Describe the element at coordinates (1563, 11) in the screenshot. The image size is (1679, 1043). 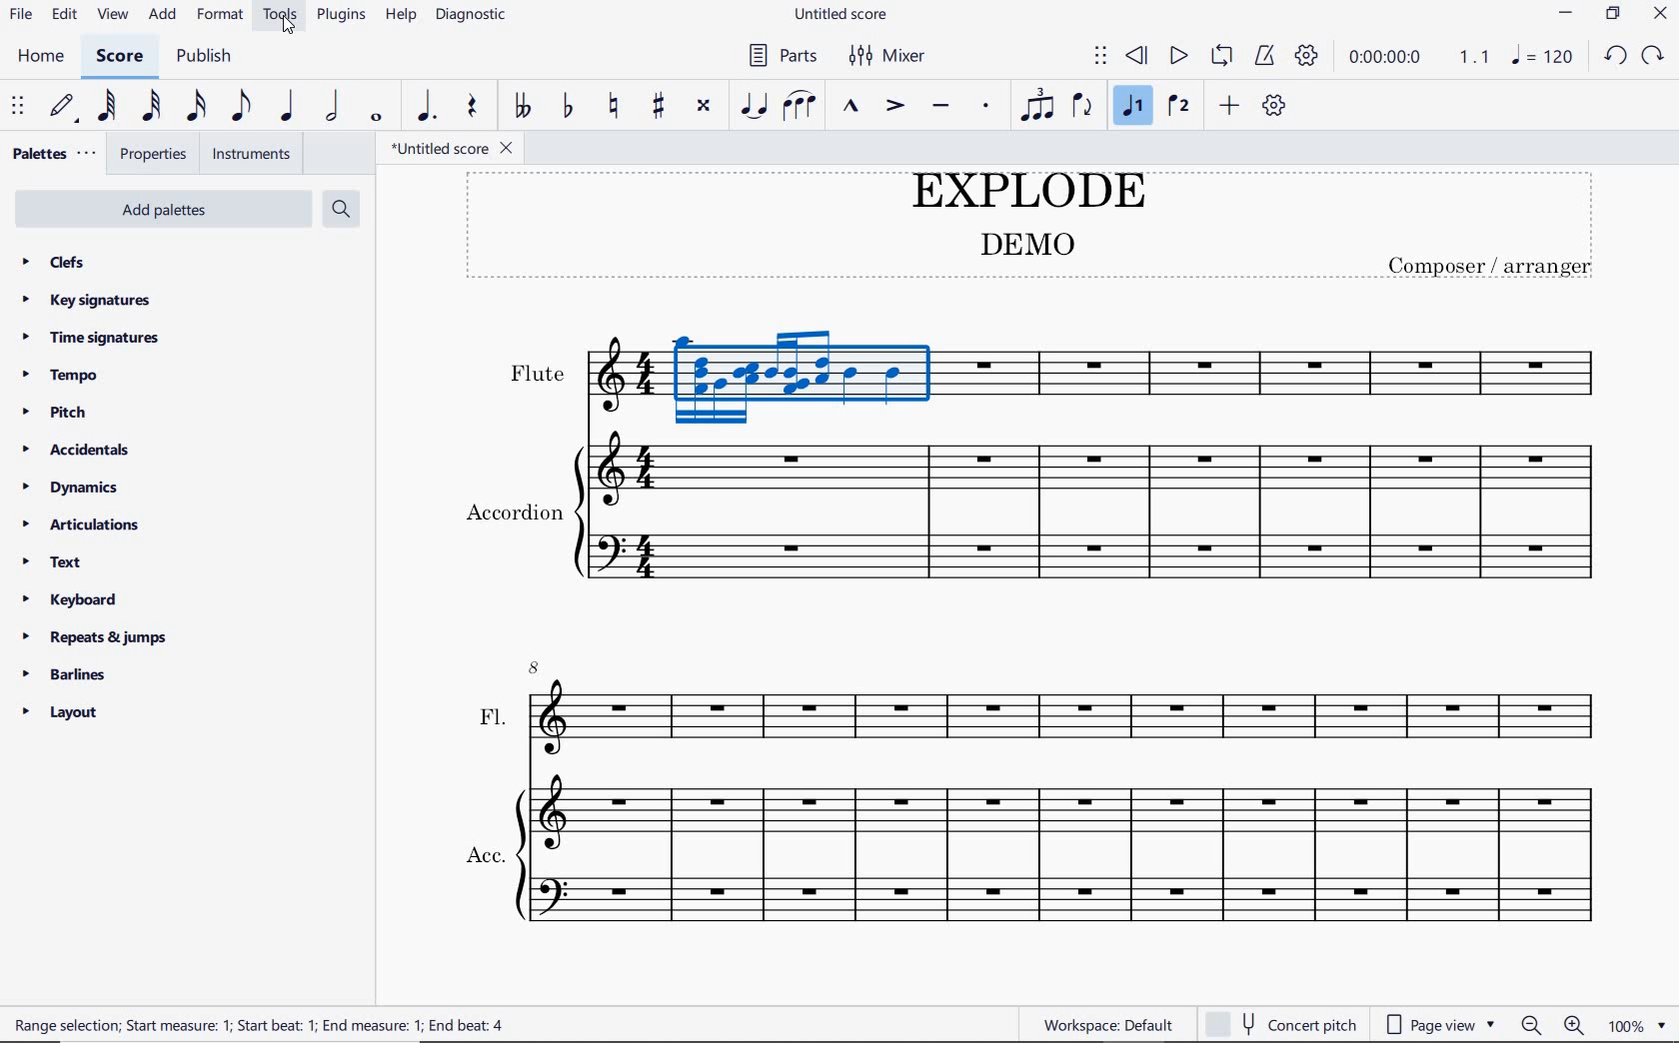
I see `minimize` at that location.